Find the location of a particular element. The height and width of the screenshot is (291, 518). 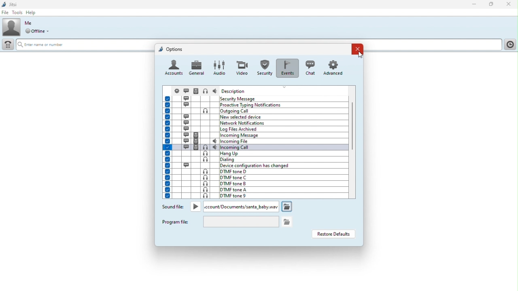

Dial pad is located at coordinates (7, 46).